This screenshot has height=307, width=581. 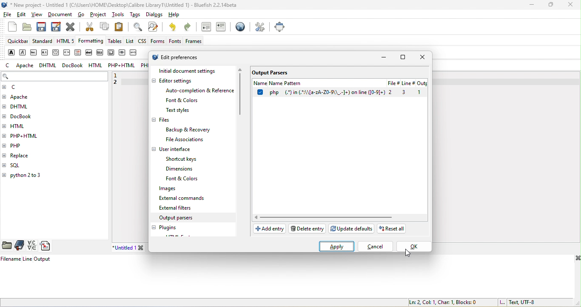 I want to click on cursor movement, so click(x=407, y=253).